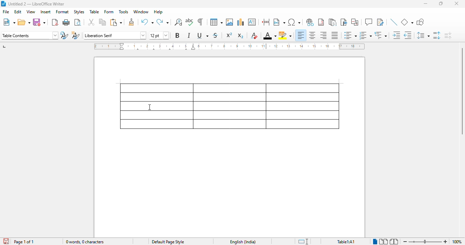  I want to click on insert comment, so click(369, 22).